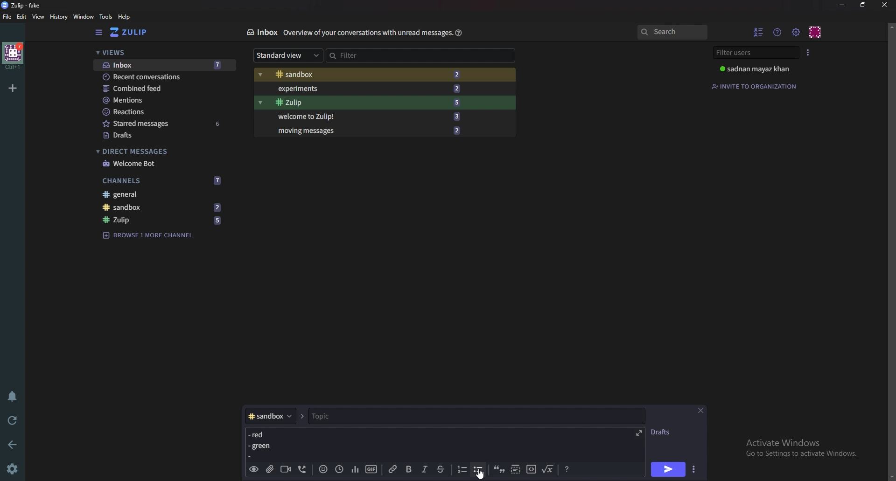 The width and height of the screenshot is (896, 481). I want to click on Channels, so click(162, 181).